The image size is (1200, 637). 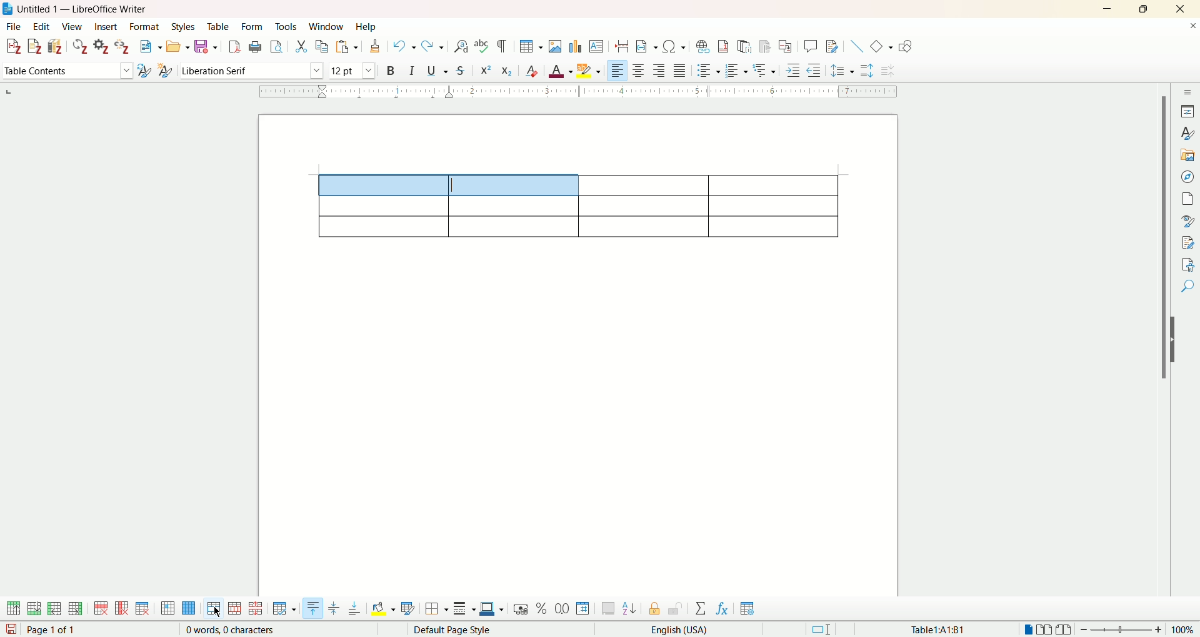 I want to click on window, so click(x=326, y=27).